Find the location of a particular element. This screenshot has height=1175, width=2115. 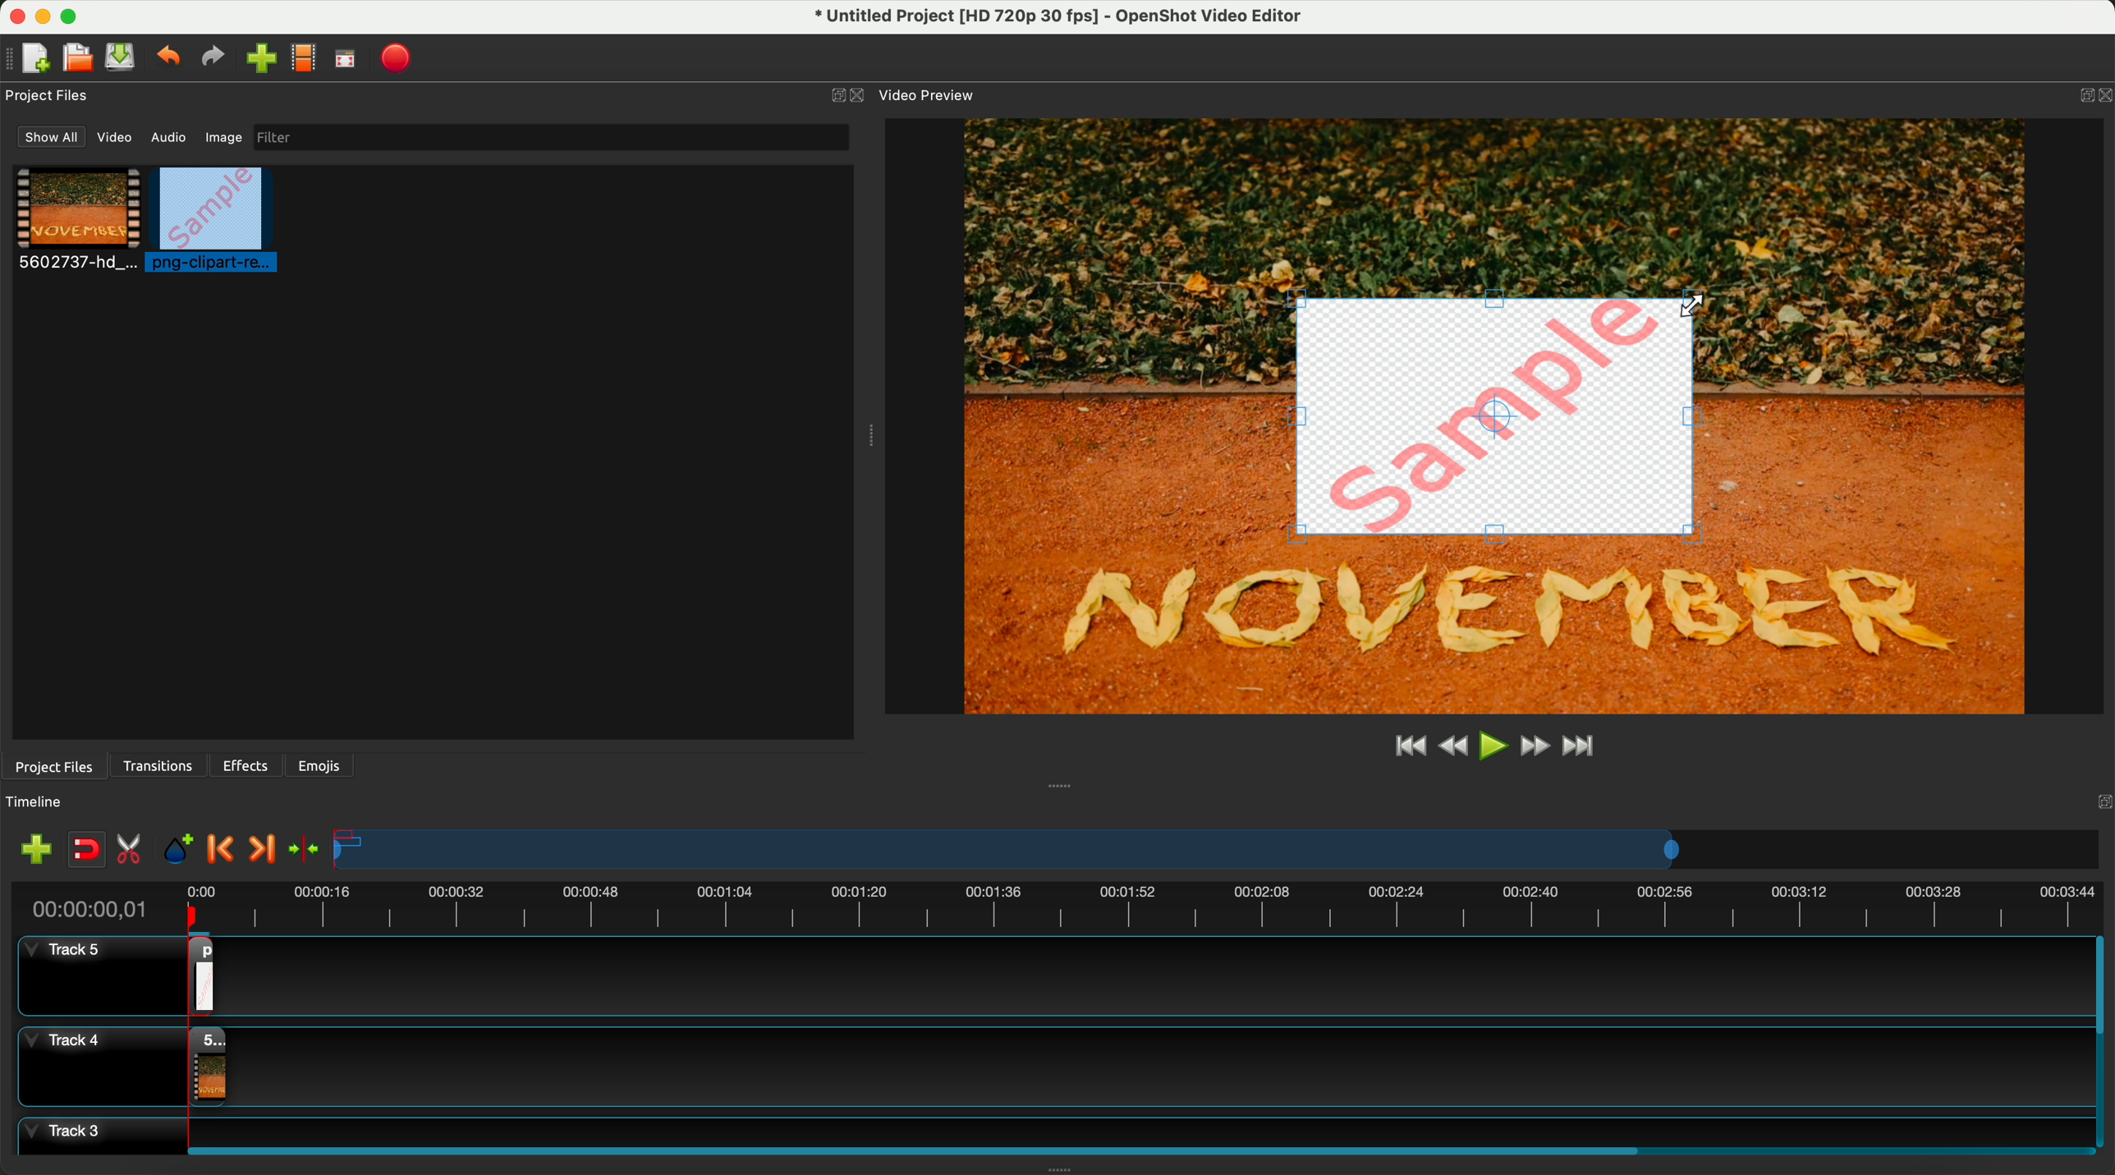

track 4 is located at coordinates (1044, 1063).